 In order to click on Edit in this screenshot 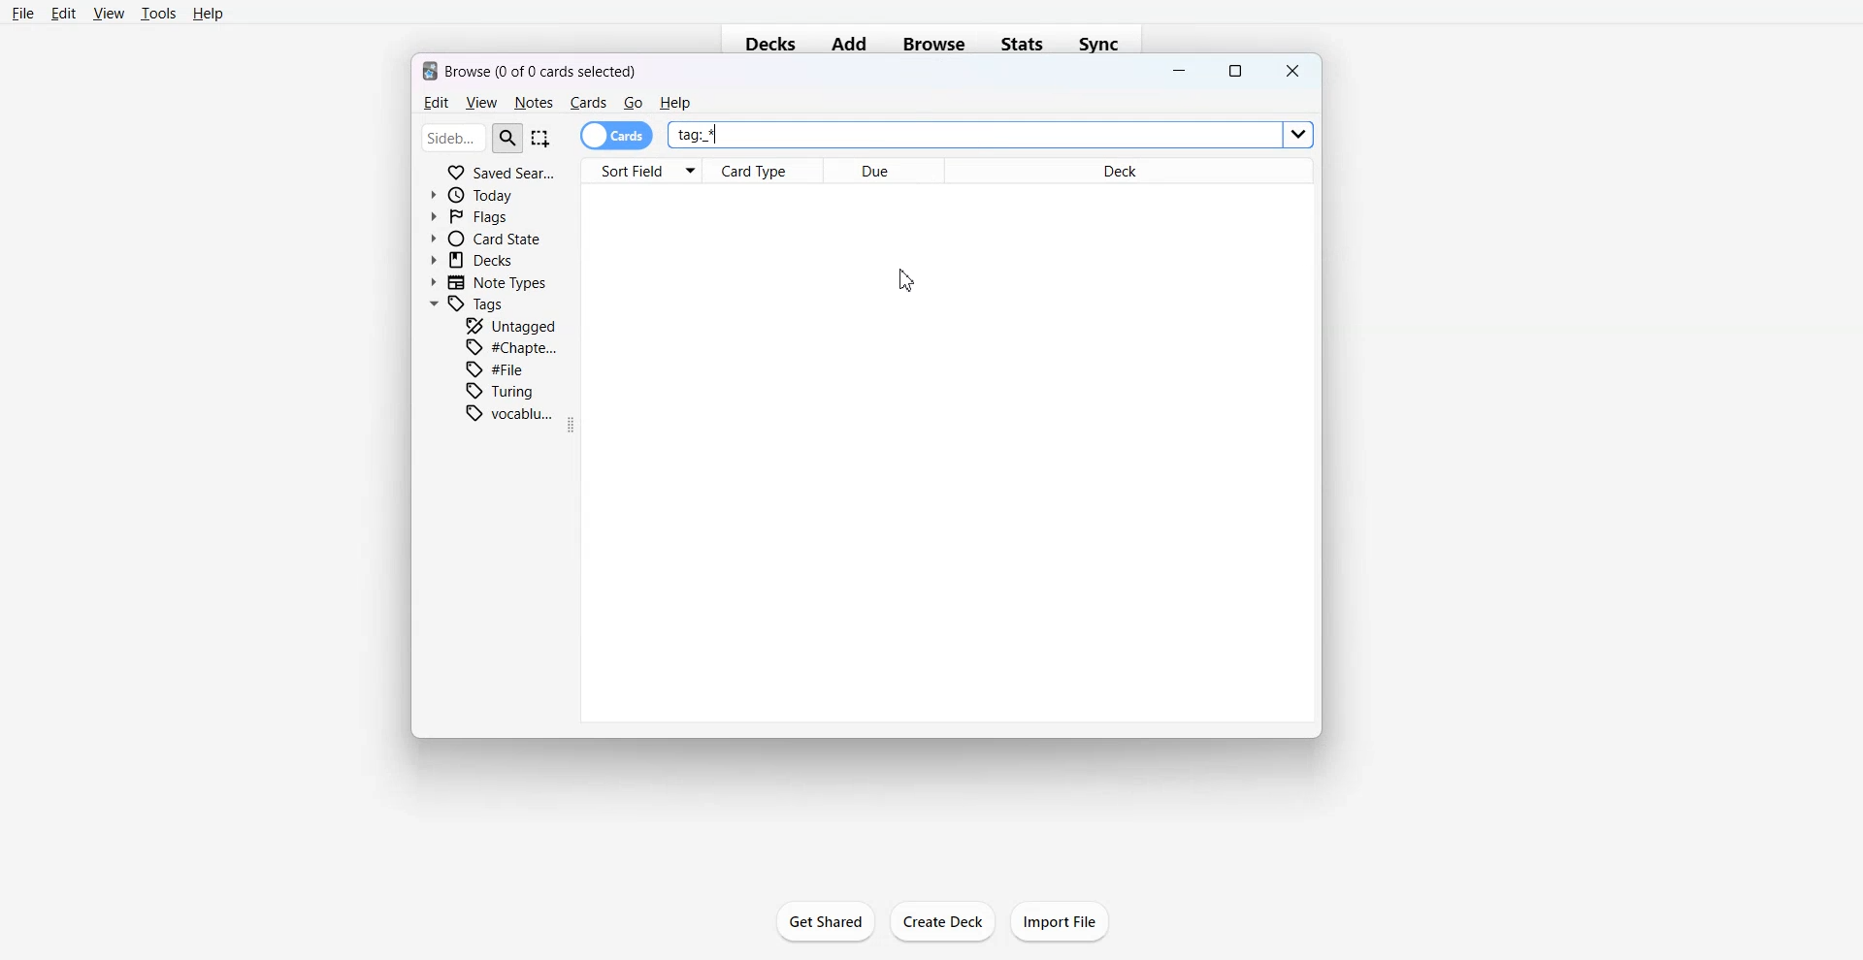, I will do `click(64, 13)`.